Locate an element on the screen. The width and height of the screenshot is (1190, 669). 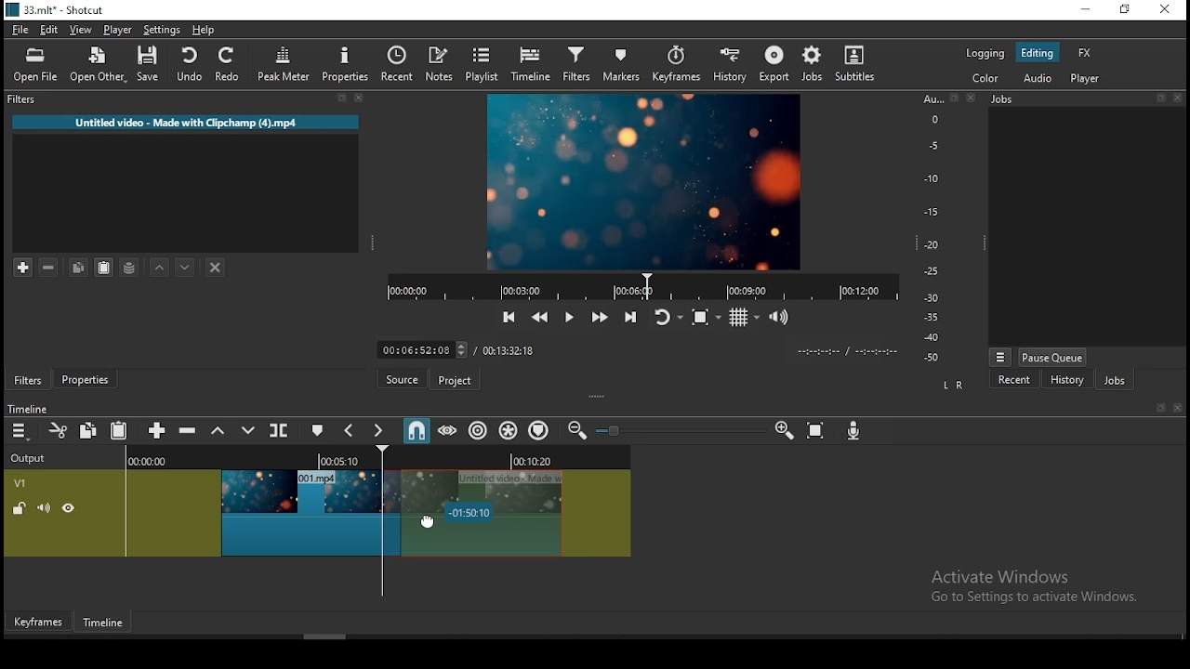
help is located at coordinates (204, 28).